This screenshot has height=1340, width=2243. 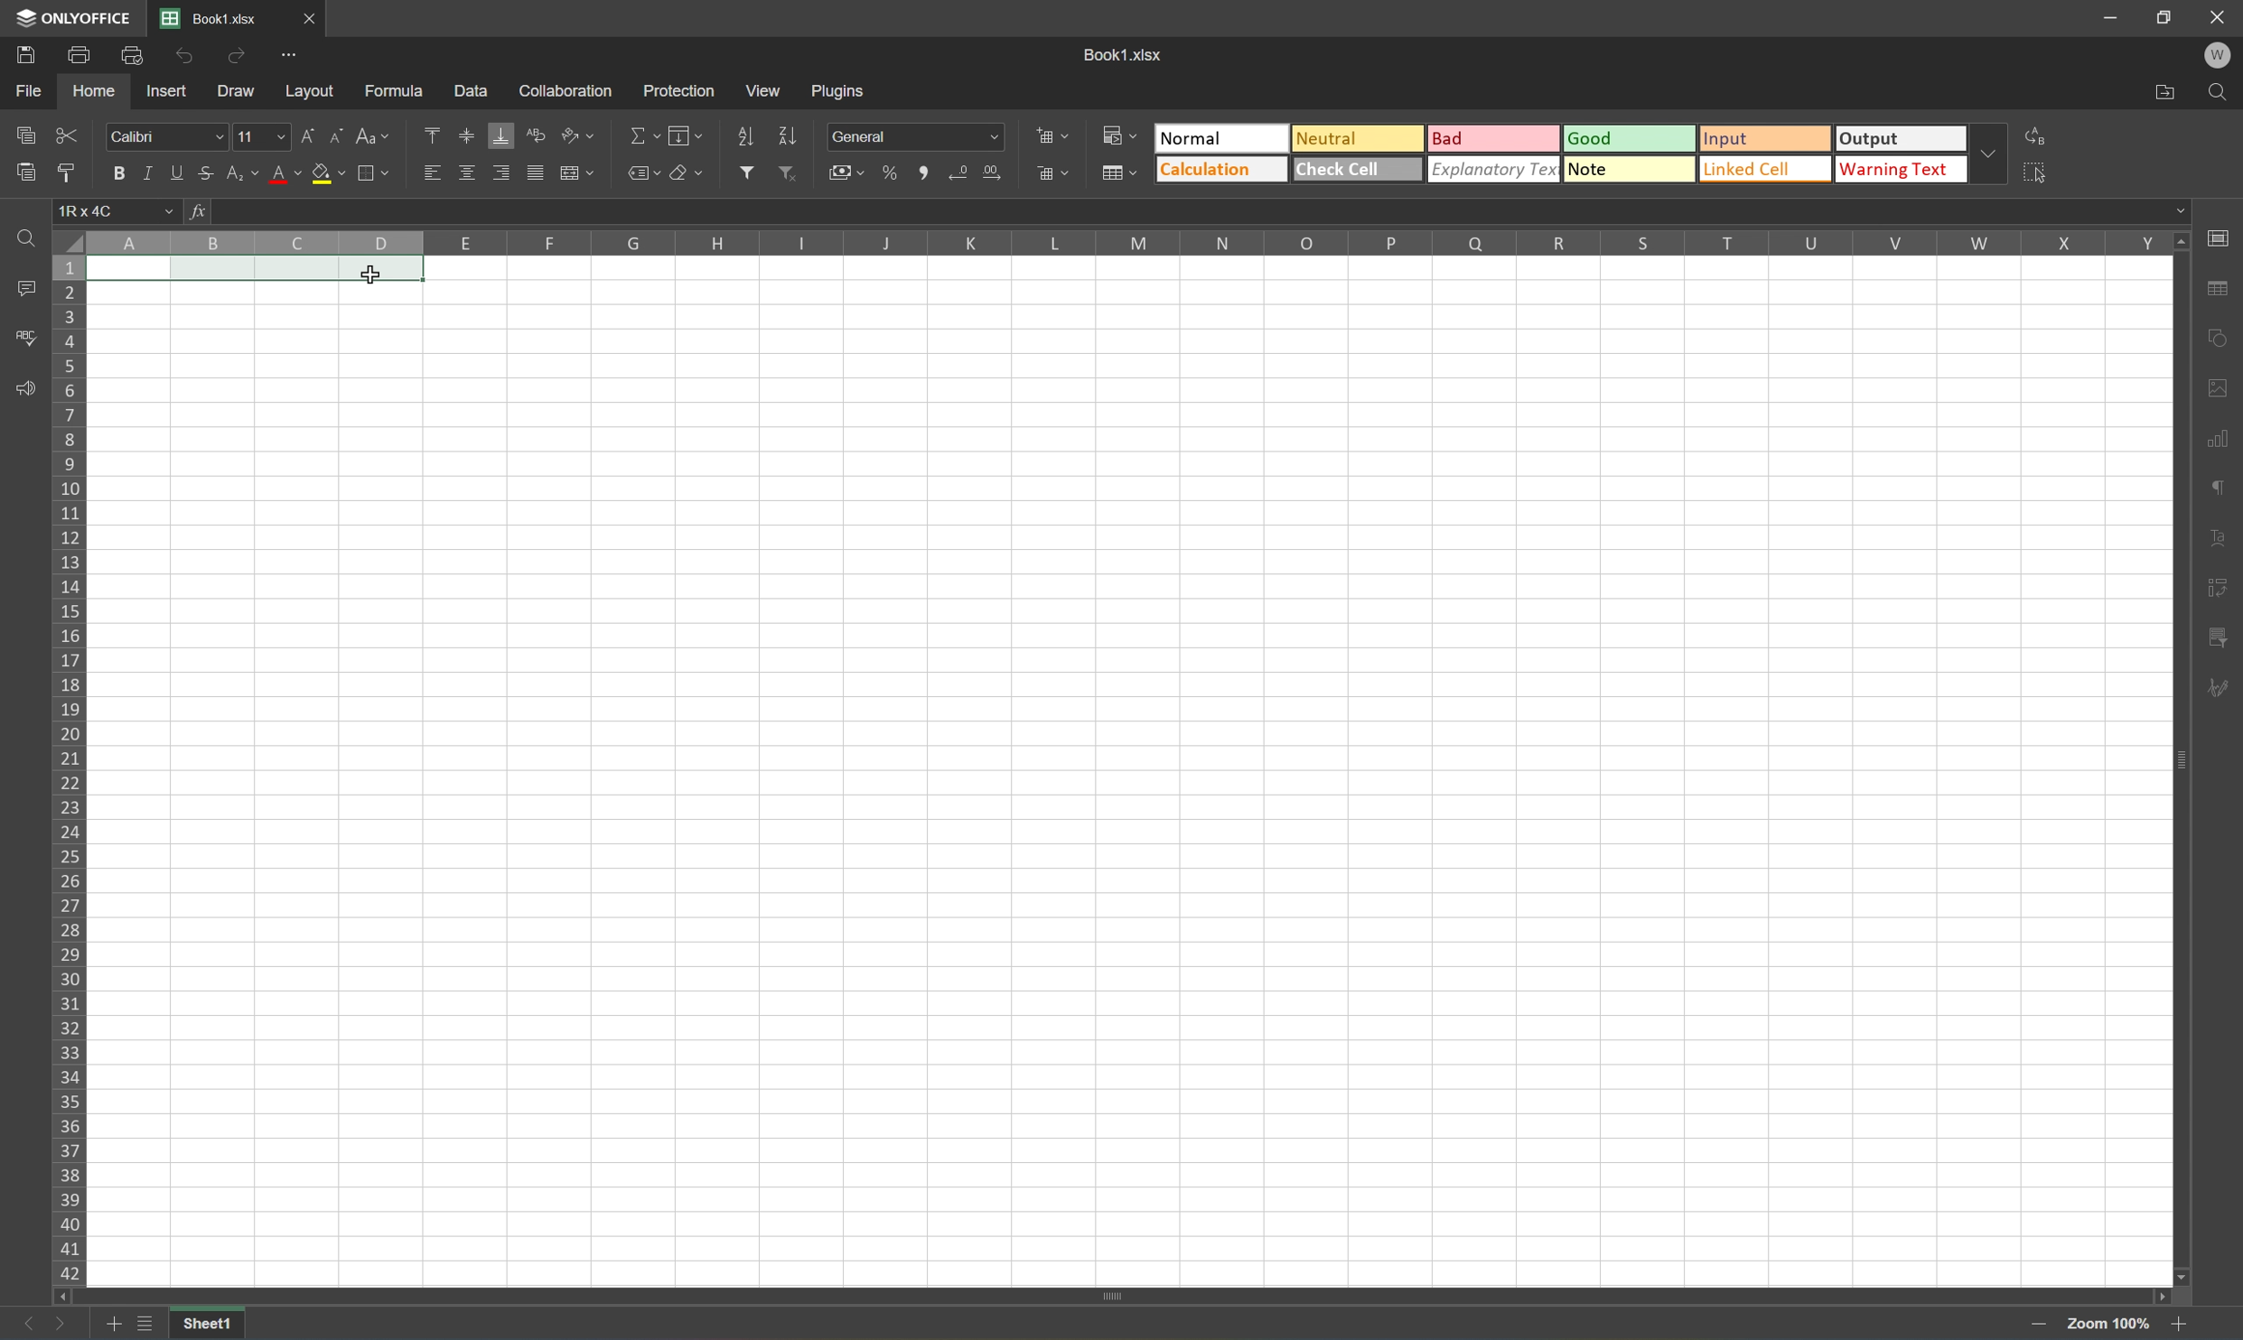 I want to click on Customize Quick Access Toolbar, so click(x=293, y=60).